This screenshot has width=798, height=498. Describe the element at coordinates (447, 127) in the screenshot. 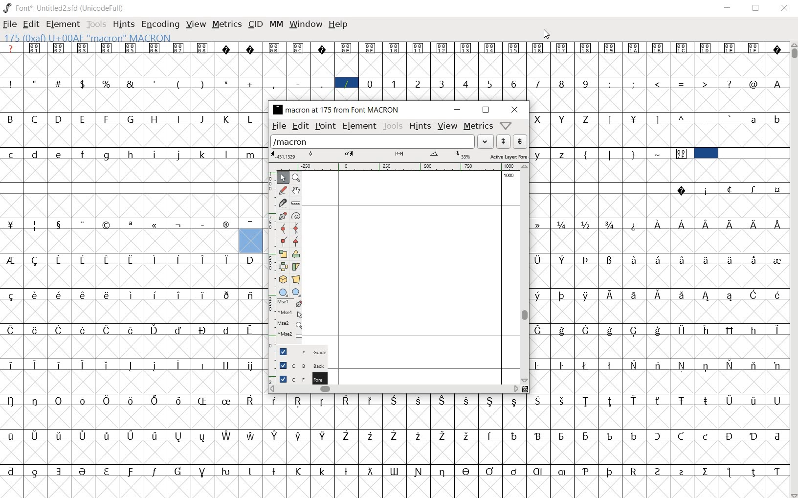

I see `view` at that location.